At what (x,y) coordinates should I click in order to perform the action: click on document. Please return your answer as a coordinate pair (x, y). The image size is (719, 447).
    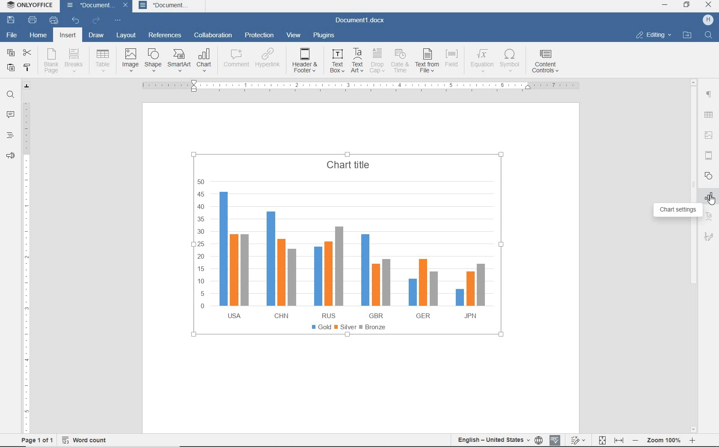
    Looking at the image, I should click on (171, 6).